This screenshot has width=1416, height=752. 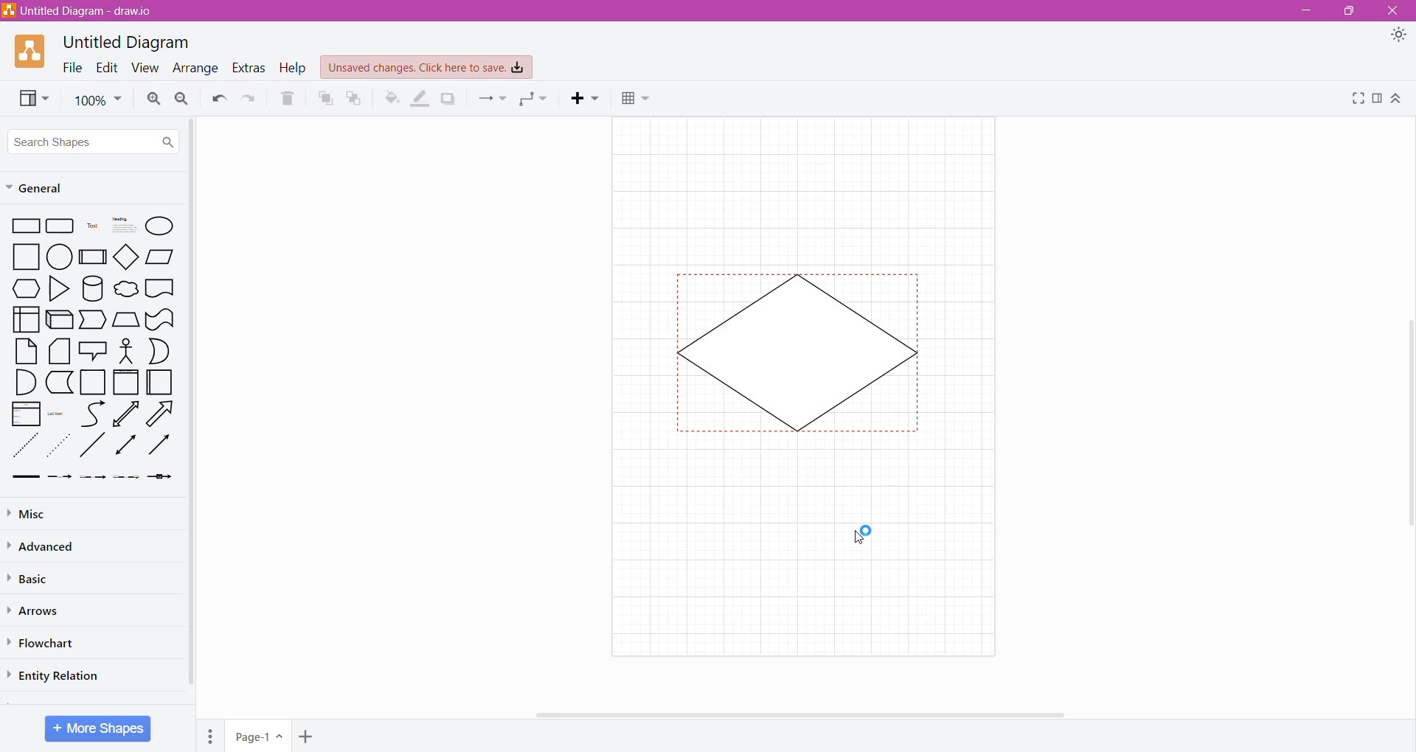 I want to click on View, so click(x=144, y=69).